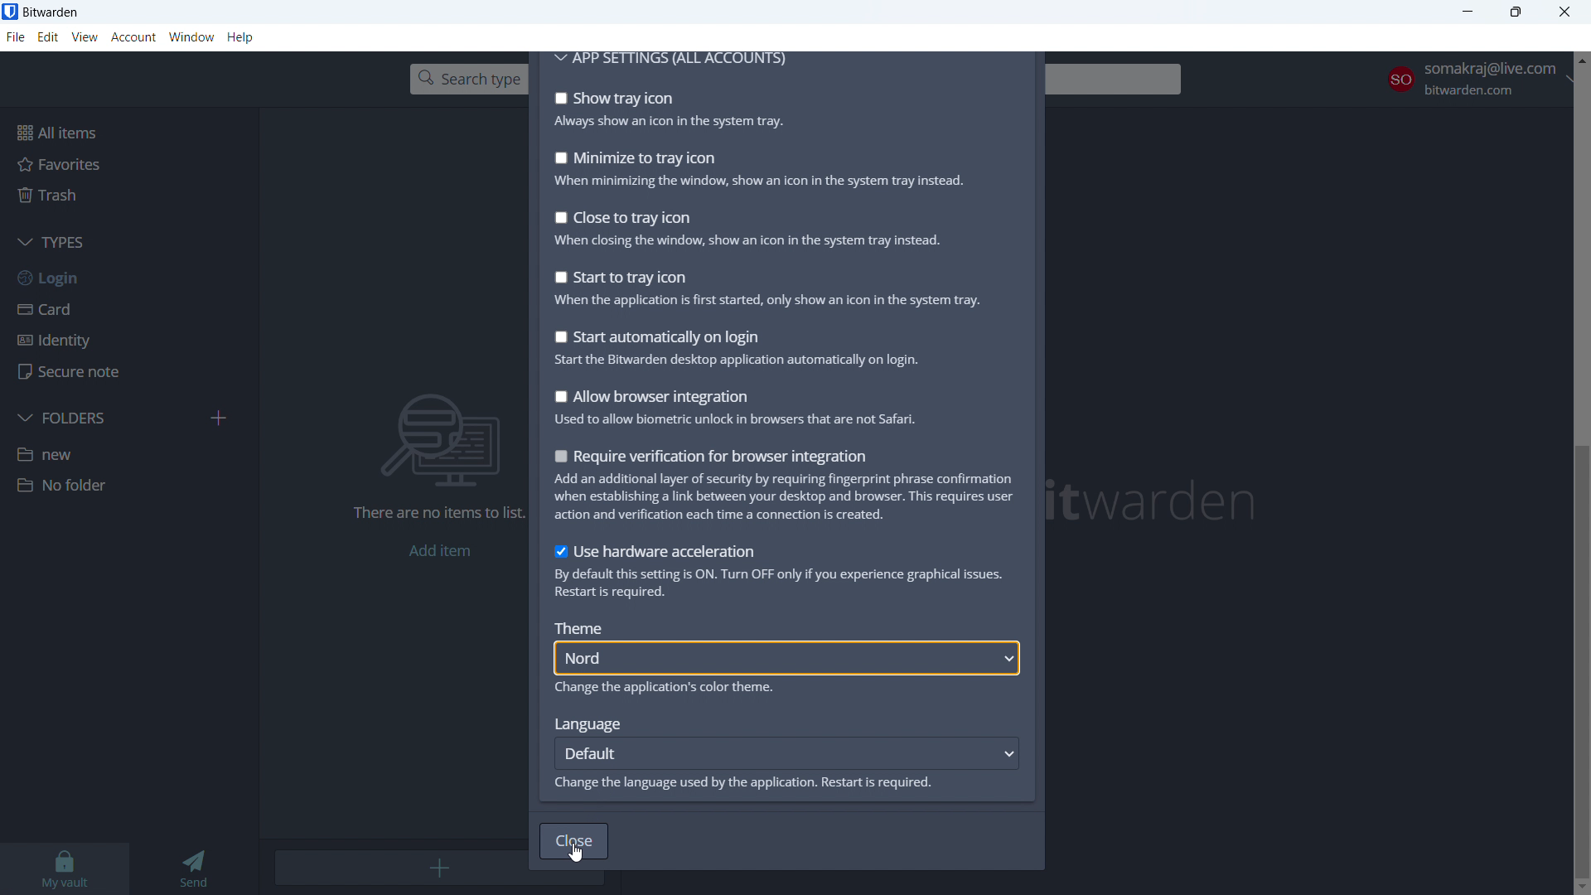 The height and width of the screenshot is (895, 1591). What do you see at coordinates (63, 869) in the screenshot?
I see `my vault` at bounding box center [63, 869].